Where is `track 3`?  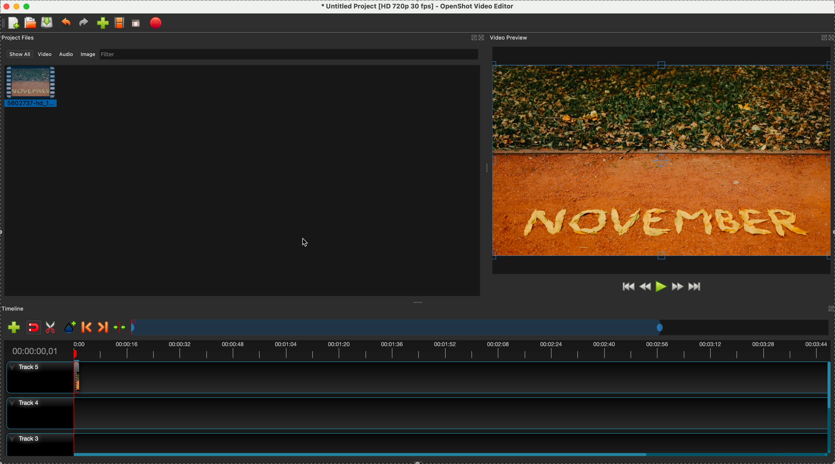
track 3 is located at coordinates (411, 441).